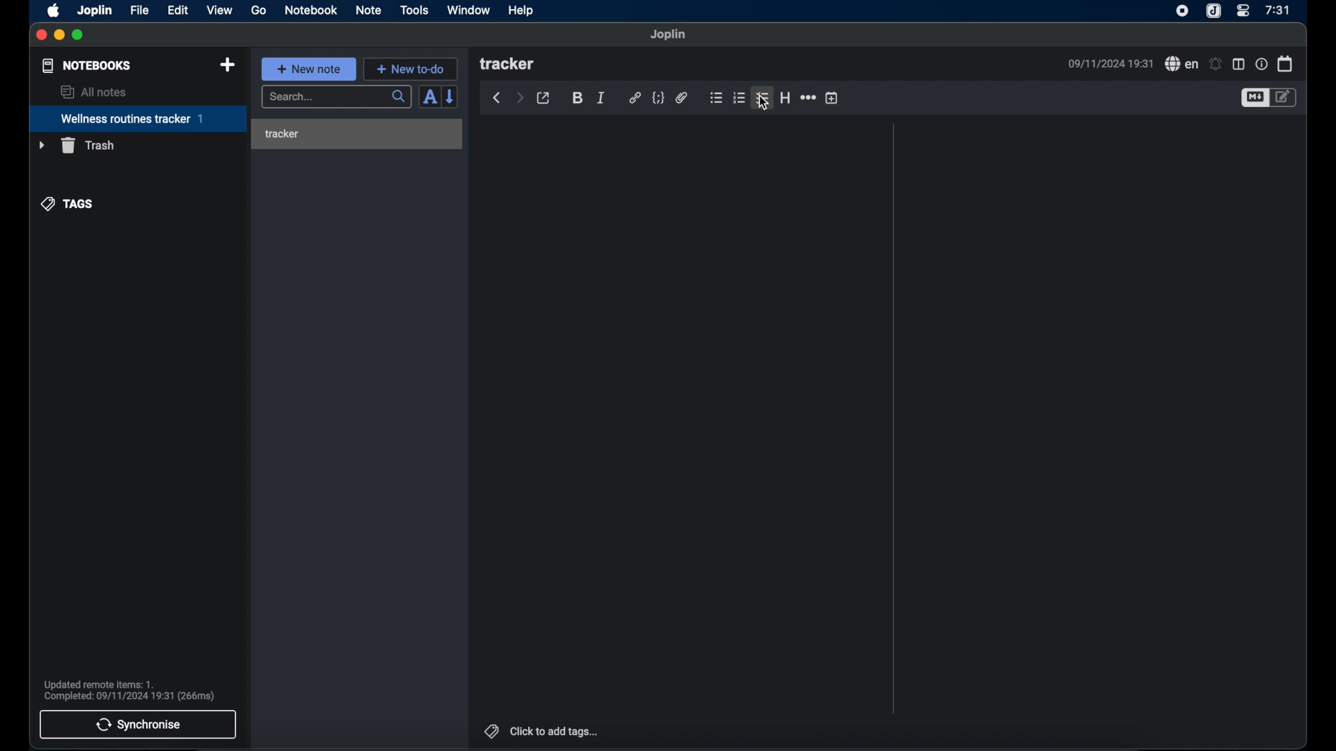 The image size is (1336, 751). Describe the element at coordinates (219, 10) in the screenshot. I see `view` at that location.